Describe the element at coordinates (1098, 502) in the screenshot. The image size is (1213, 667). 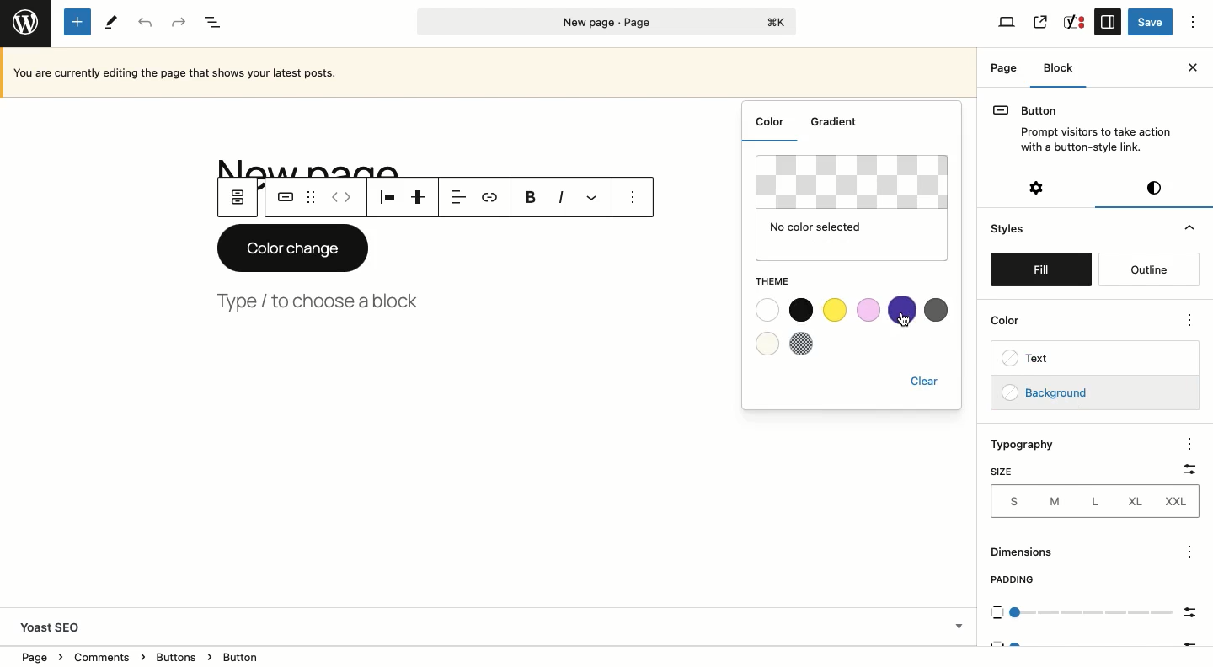
I see `L` at that location.